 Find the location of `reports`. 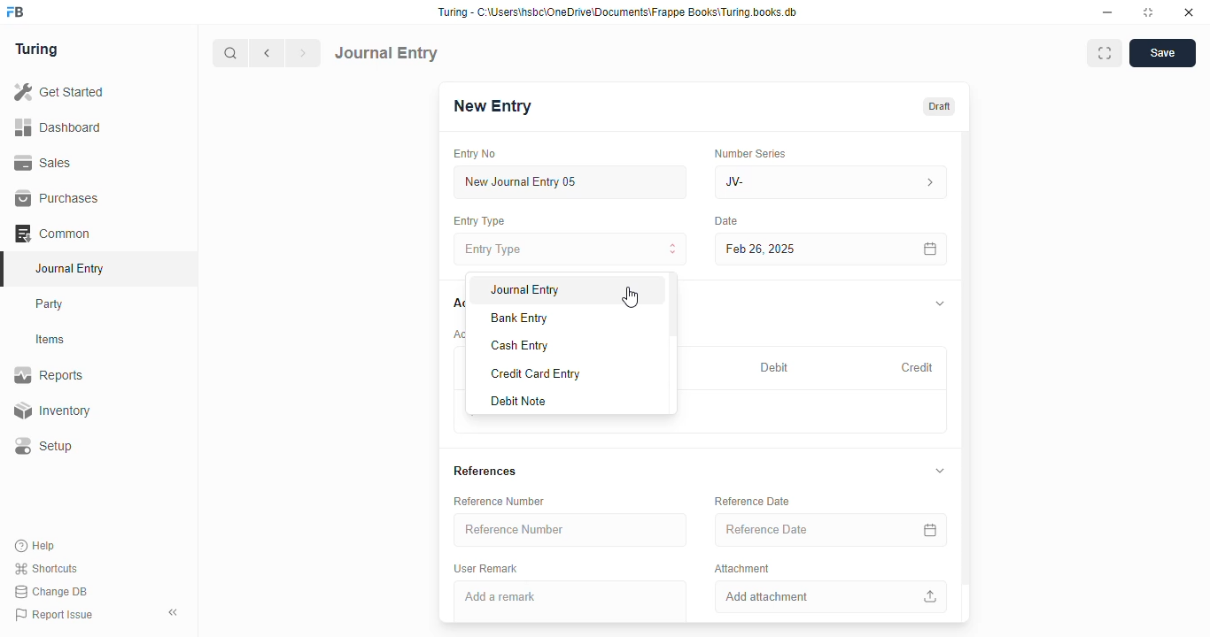

reports is located at coordinates (50, 375).